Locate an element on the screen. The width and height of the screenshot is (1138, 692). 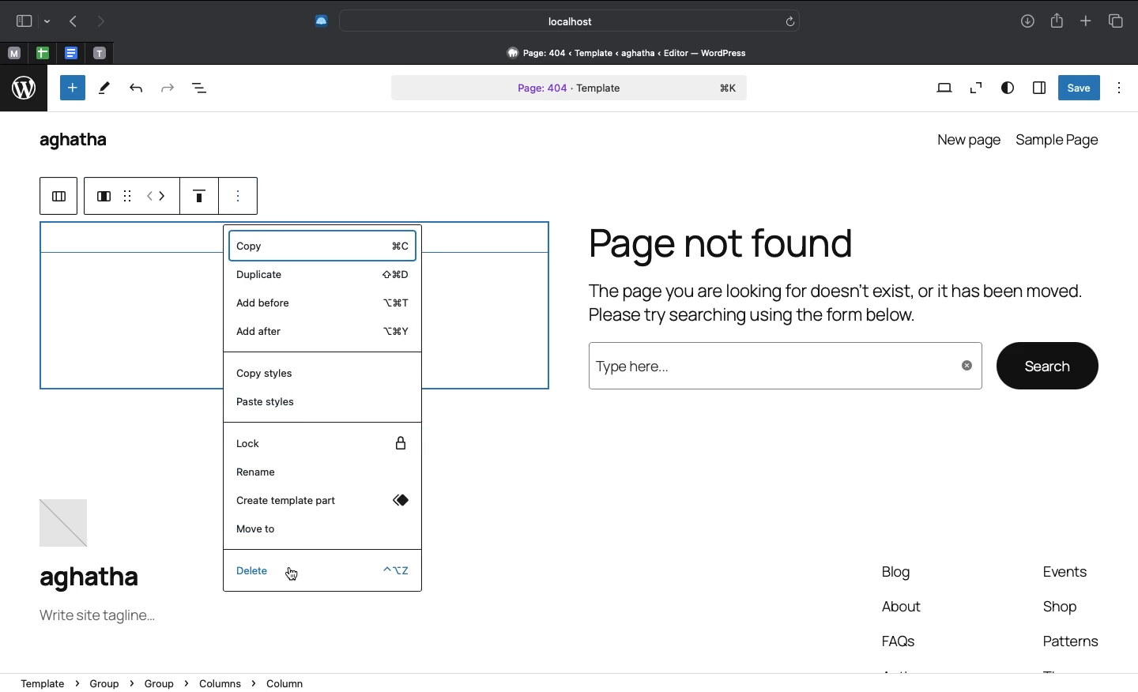
Shop is located at coordinates (1062, 607).